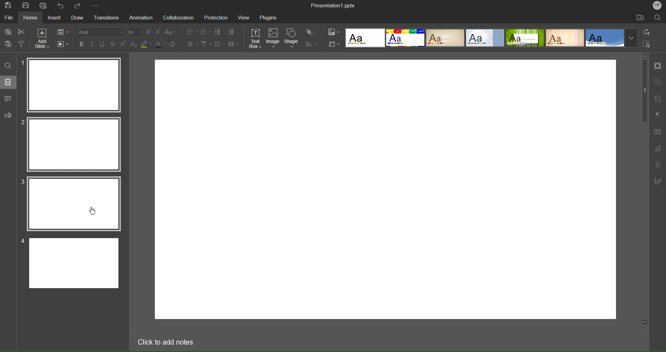 The height and width of the screenshot is (352, 666). Describe the element at coordinates (657, 165) in the screenshot. I see `Text Art` at that location.